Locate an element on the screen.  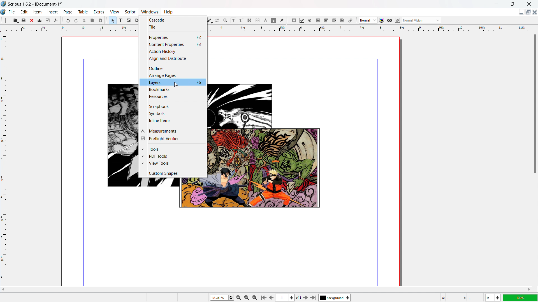
page is located at coordinates (68, 12).